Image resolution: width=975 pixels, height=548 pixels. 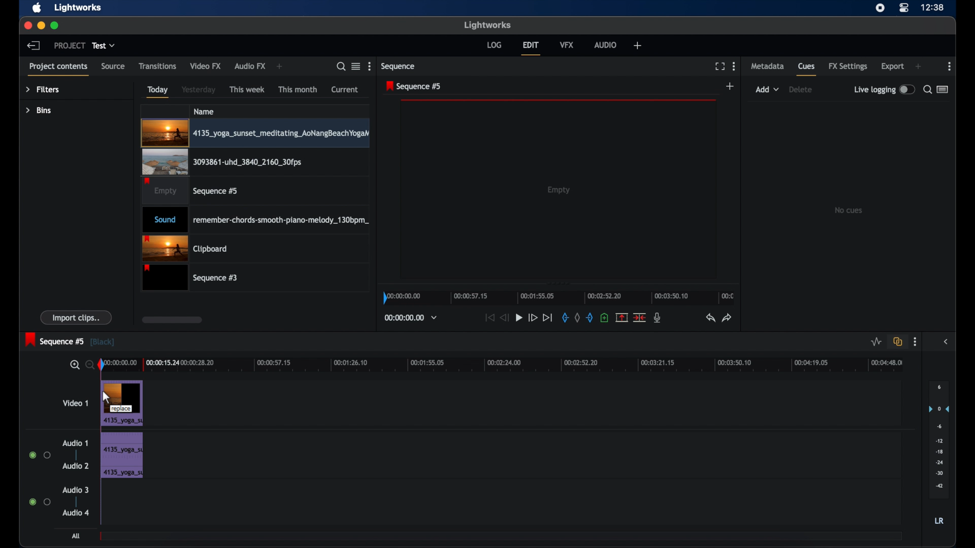 What do you see at coordinates (413, 86) in the screenshot?
I see `sequence` at bounding box center [413, 86].